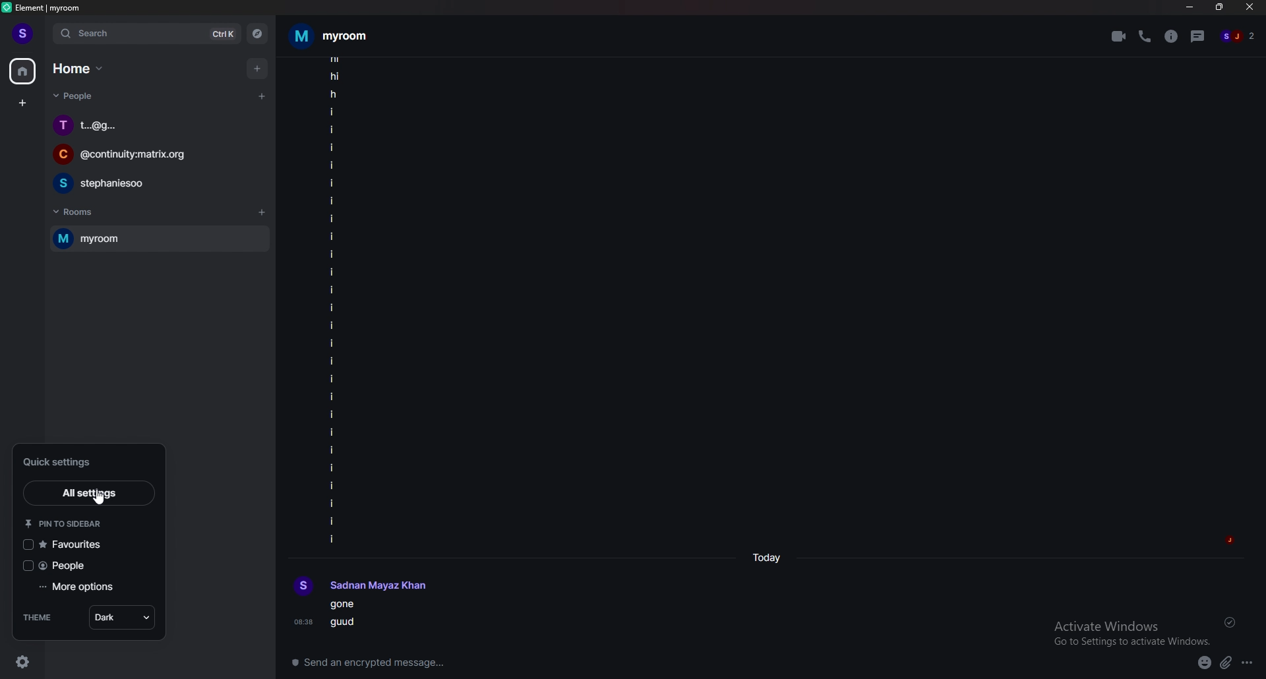 The image size is (1266, 679). What do you see at coordinates (1119, 36) in the screenshot?
I see `video call` at bounding box center [1119, 36].